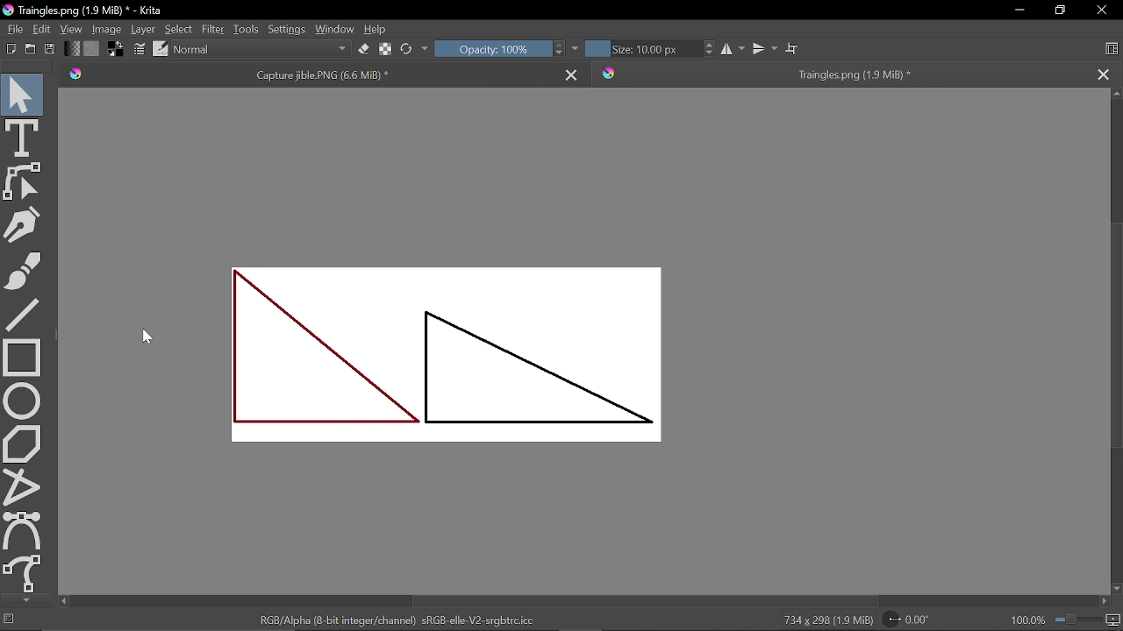 This screenshot has width=1123, height=631. I want to click on File, so click(16, 28).